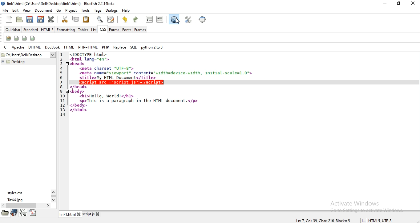  Describe the element at coordinates (61, 68) in the screenshot. I see `4` at that location.